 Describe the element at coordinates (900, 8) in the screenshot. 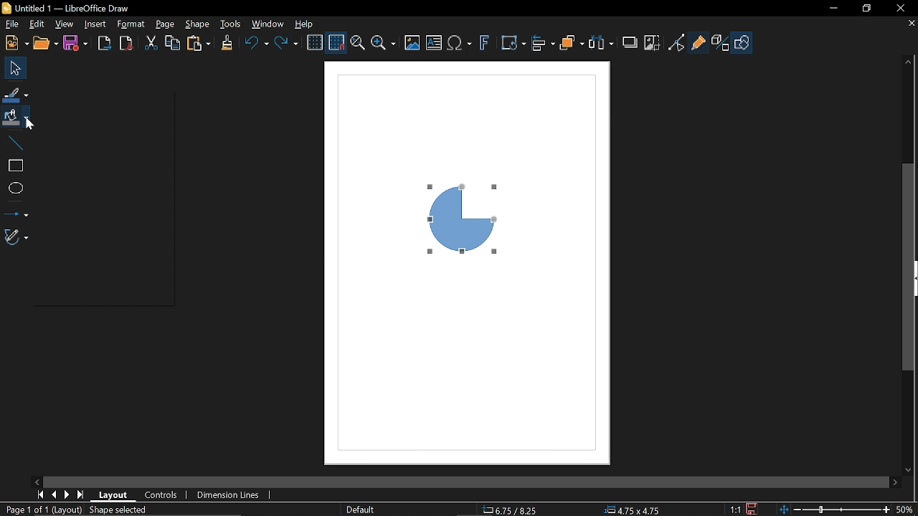

I see `Close` at that location.